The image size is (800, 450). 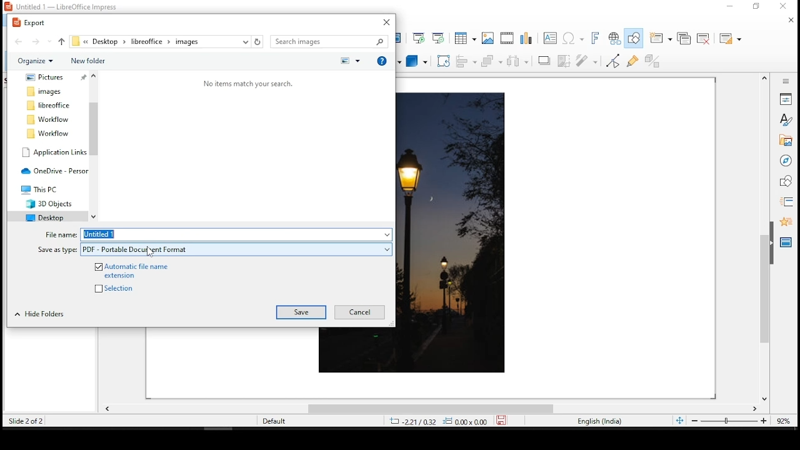 I want to click on Default, so click(x=274, y=421).